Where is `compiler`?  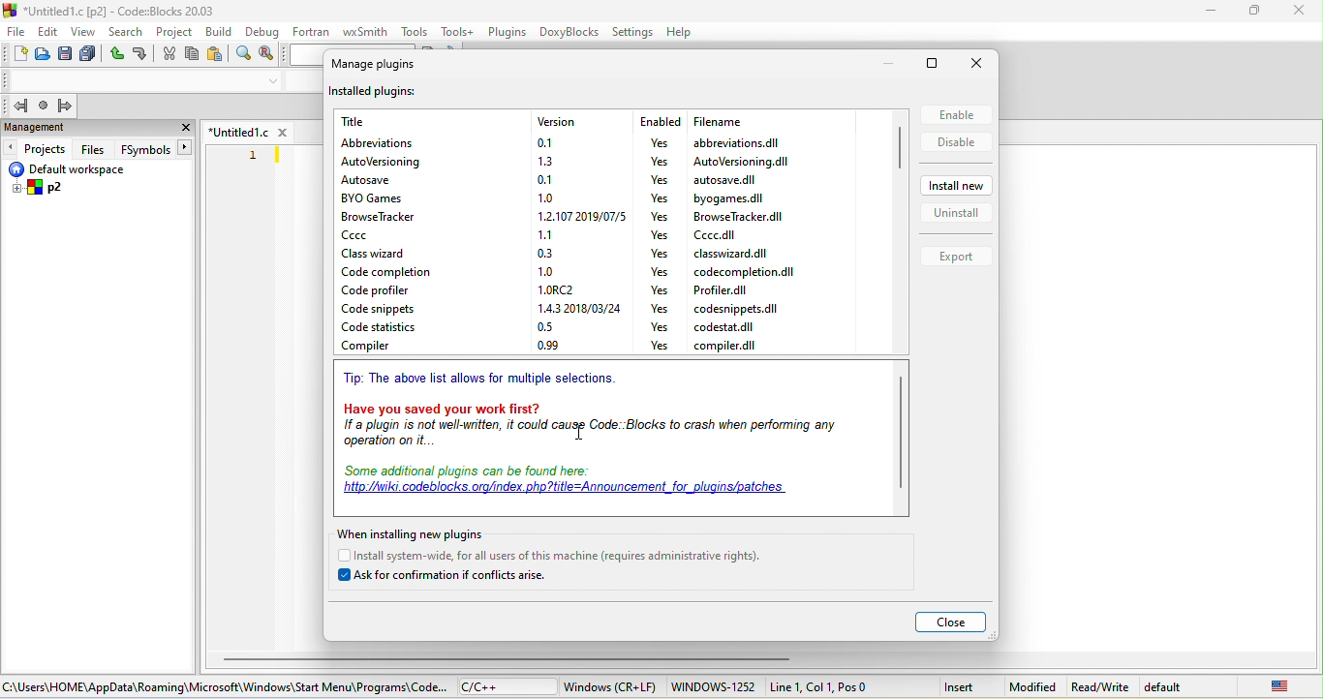
compiler is located at coordinates (389, 349).